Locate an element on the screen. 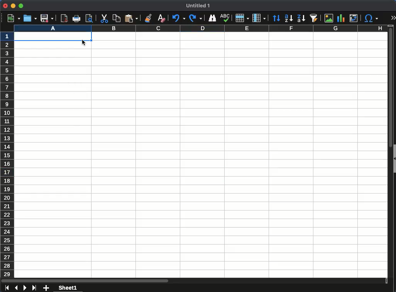 Image resolution: width=396 pixels, height=292 pixels. maximize is located at coordinates (21, 7).